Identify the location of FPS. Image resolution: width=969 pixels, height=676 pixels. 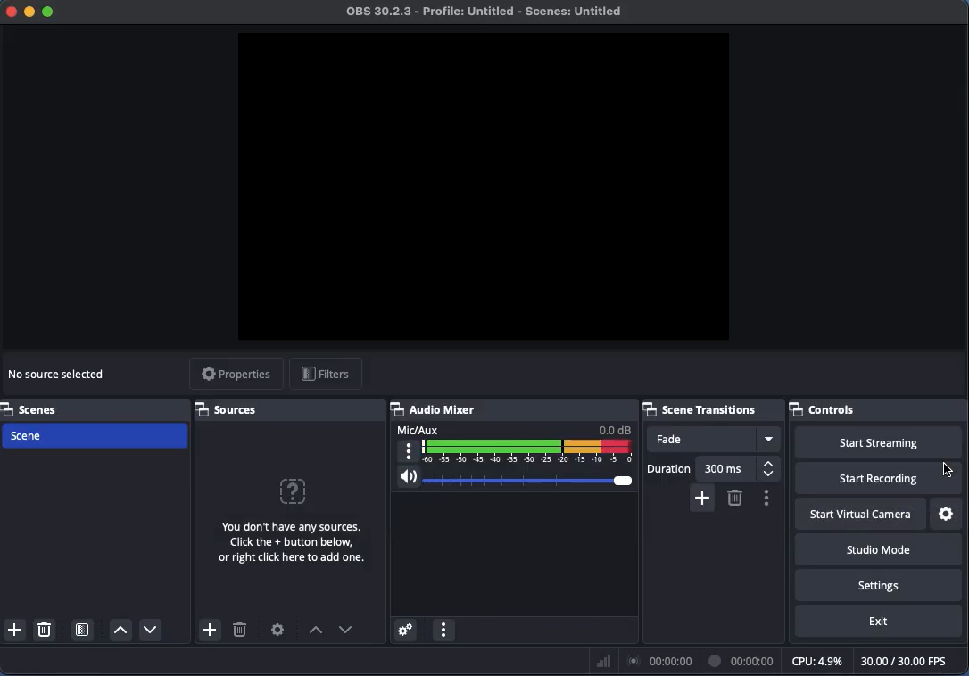
(912, 661).